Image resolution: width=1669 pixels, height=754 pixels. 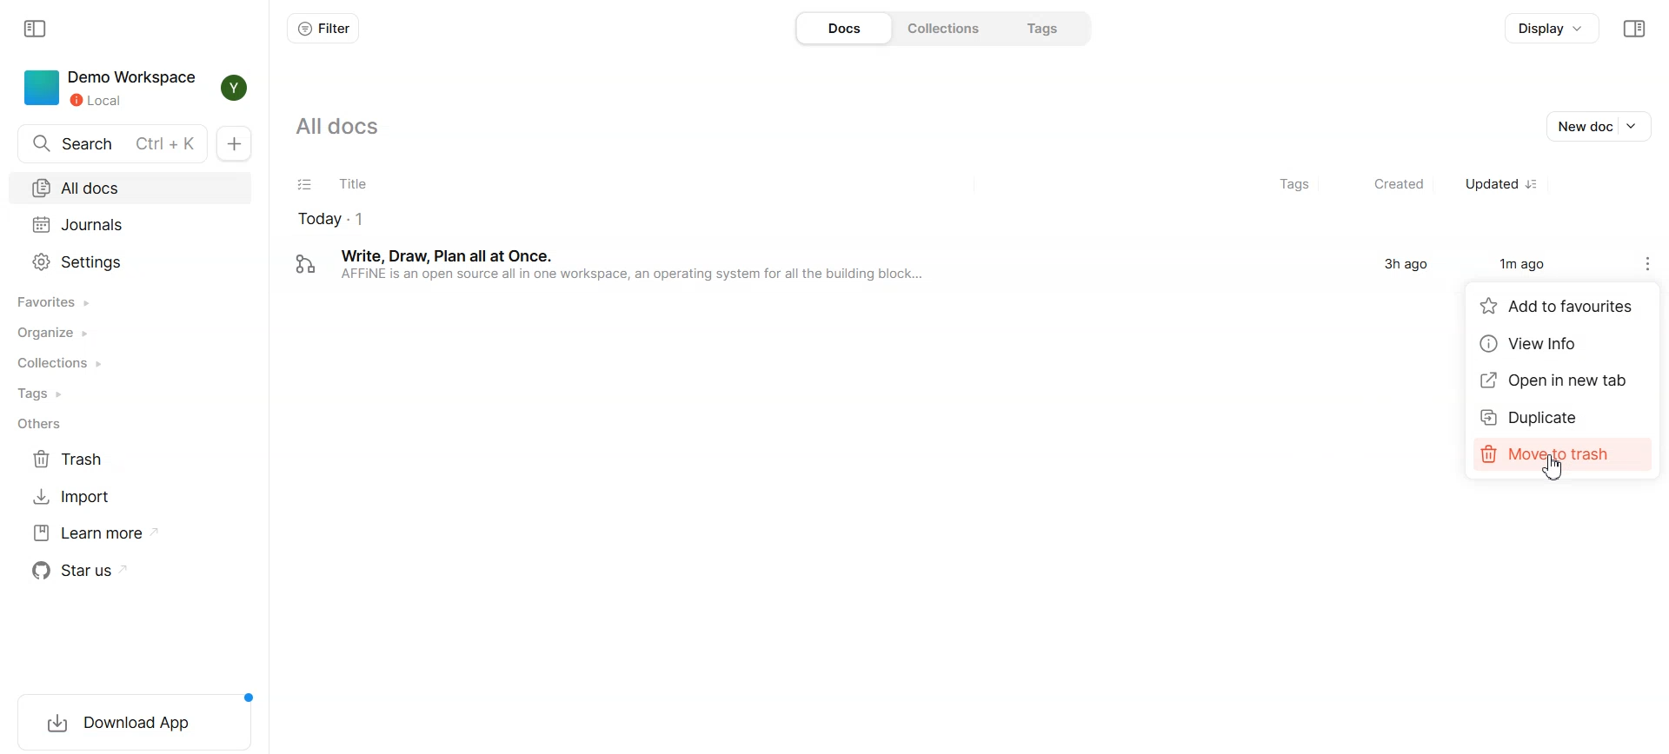 What do you see at coordinates (322, 29) in the screenshot?
I see `Filter` at bounding box center [322, 29].